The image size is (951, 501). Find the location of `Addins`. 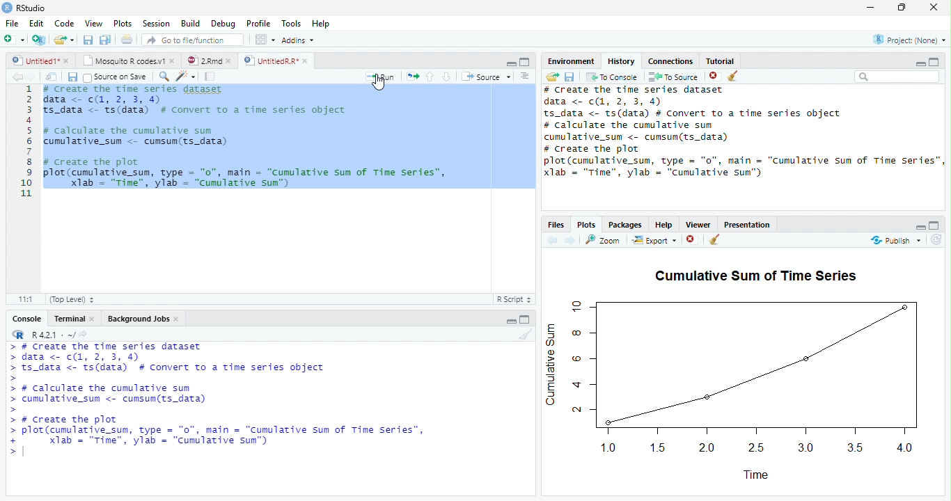

Addins is located at coordinates (299, 42).